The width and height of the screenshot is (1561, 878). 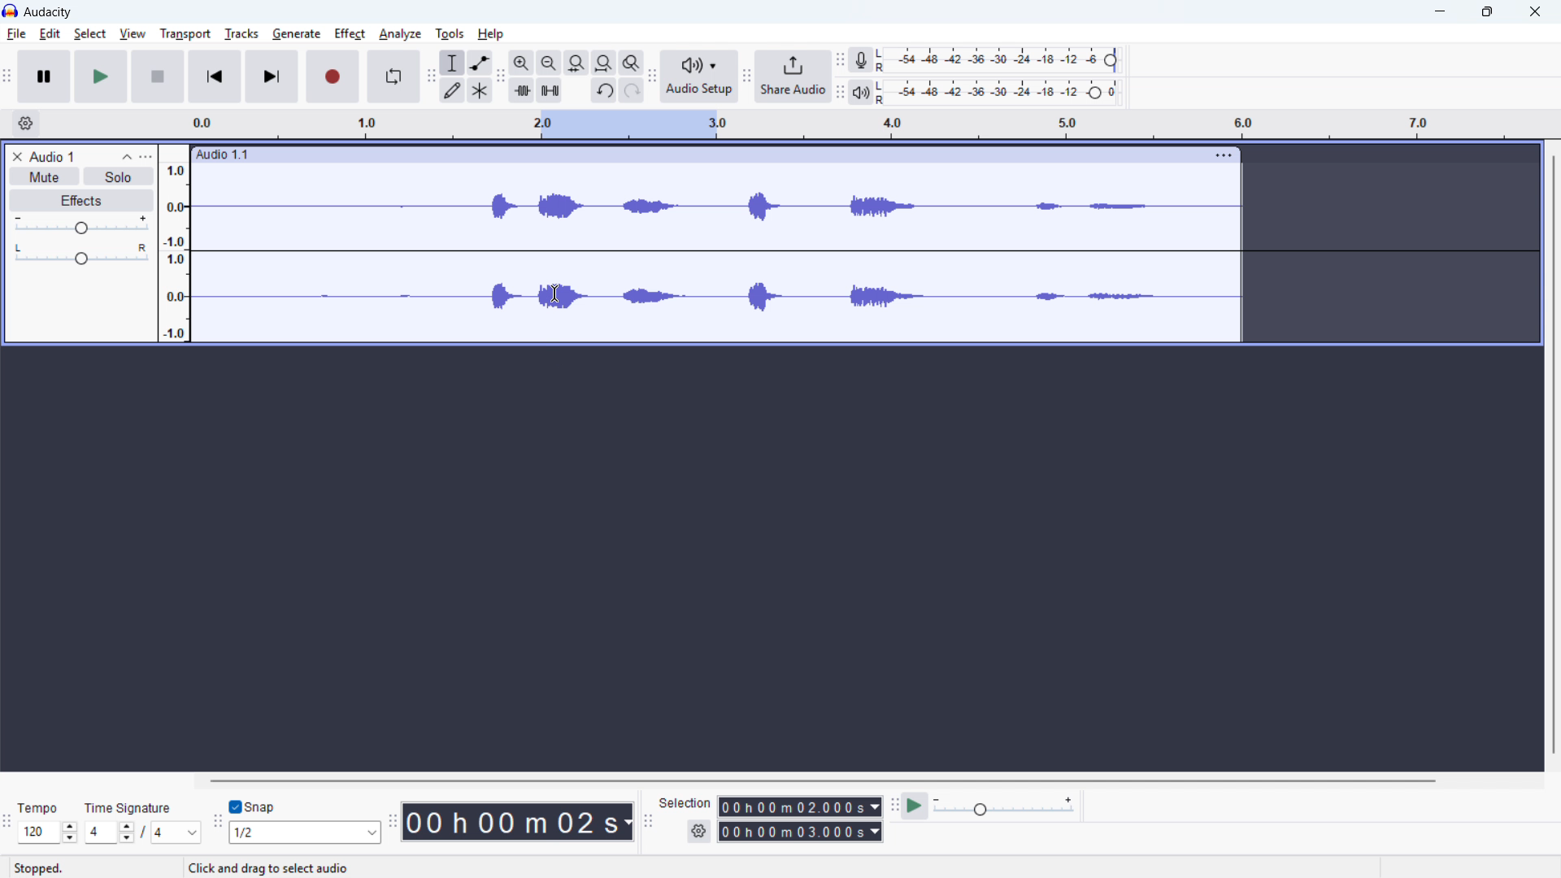 I want to click on Selection settings, so click(x=699, y=830).